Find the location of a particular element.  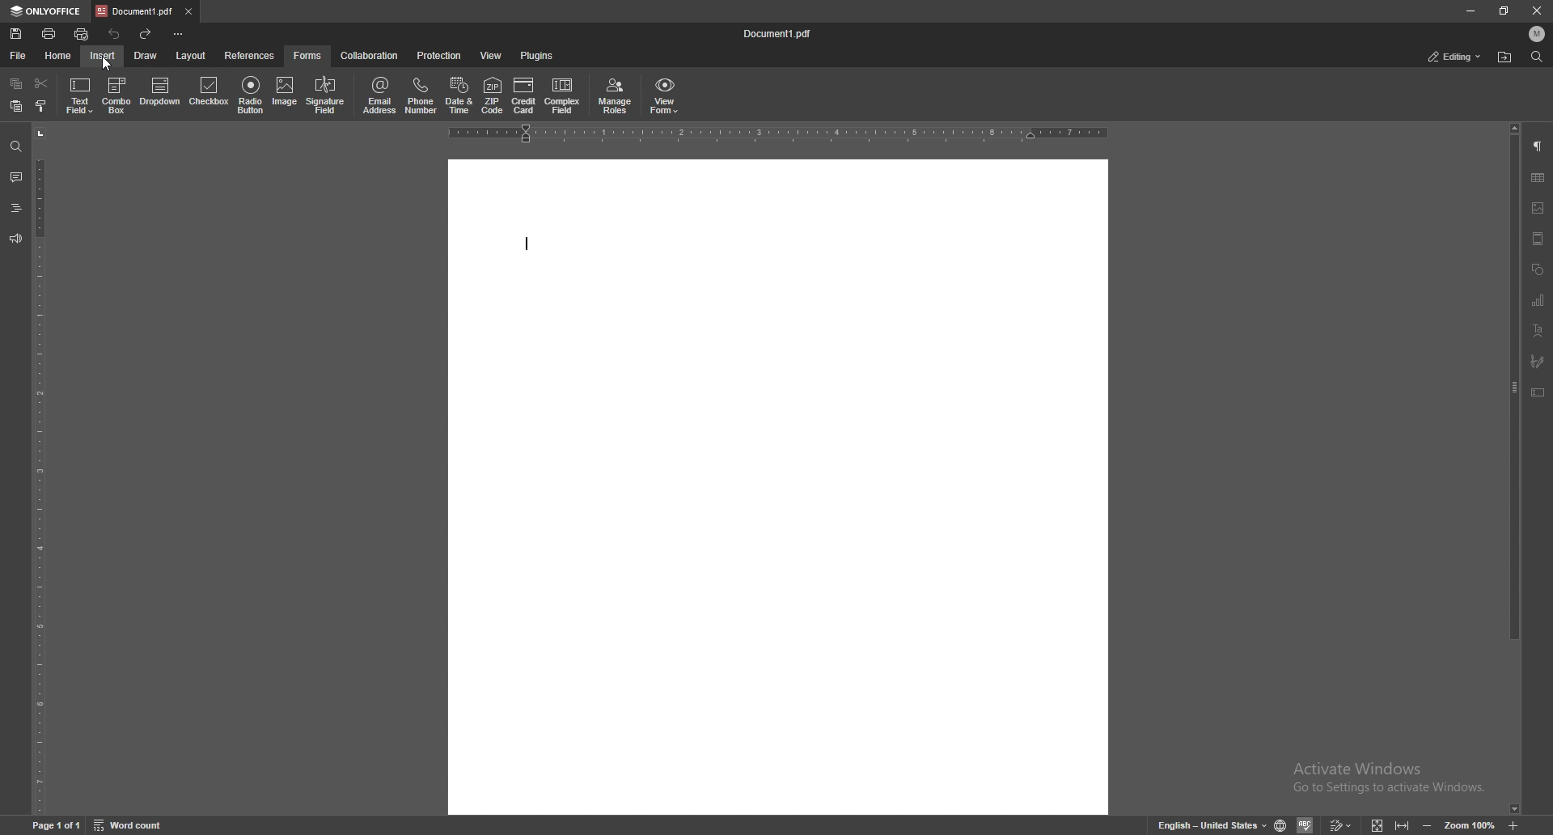

zoom out is located at coordinates (1428, 824).